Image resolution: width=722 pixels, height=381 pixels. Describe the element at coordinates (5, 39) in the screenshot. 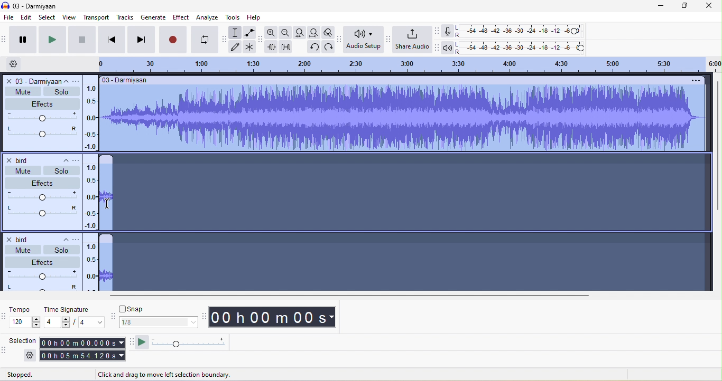

I see `audacity transport toolbar` at that location.